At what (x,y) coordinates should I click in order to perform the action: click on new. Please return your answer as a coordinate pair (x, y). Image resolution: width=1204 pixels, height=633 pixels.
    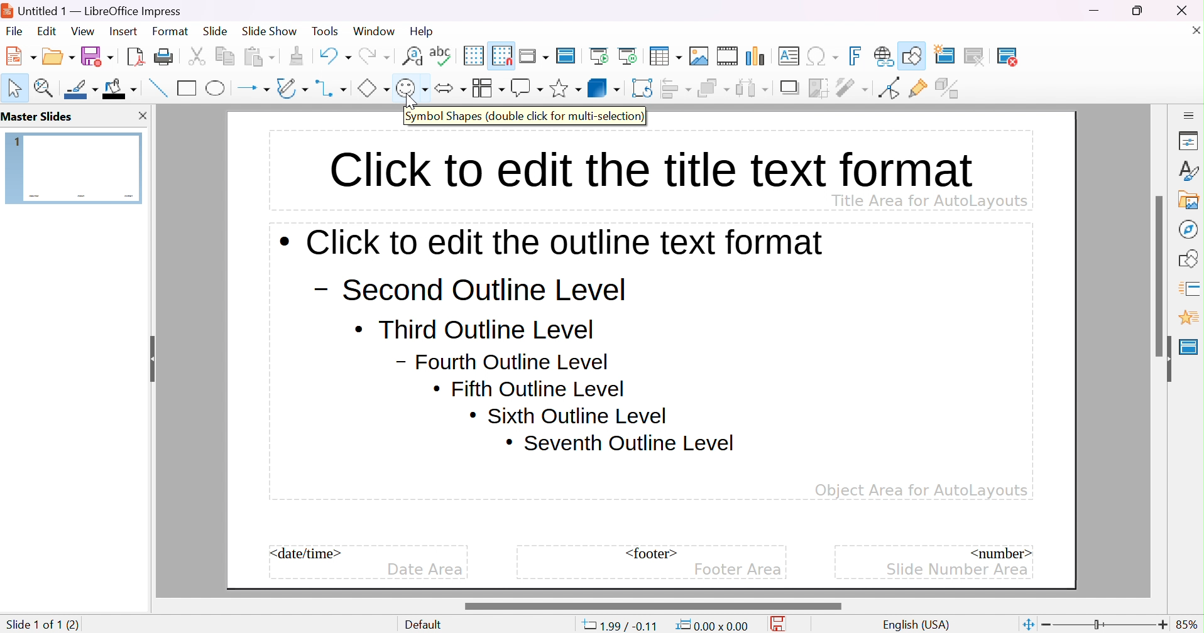
    Looking at the image, I should click on (22, 55).